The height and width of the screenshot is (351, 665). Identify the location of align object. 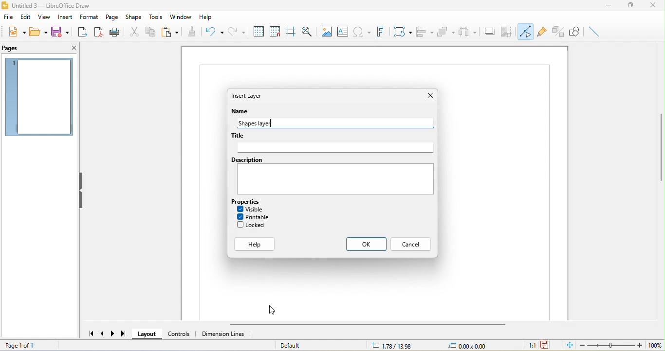
(426, 30).